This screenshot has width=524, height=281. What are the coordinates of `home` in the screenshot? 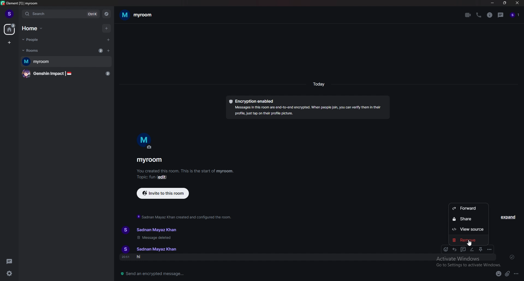 It's located at (10, 29).